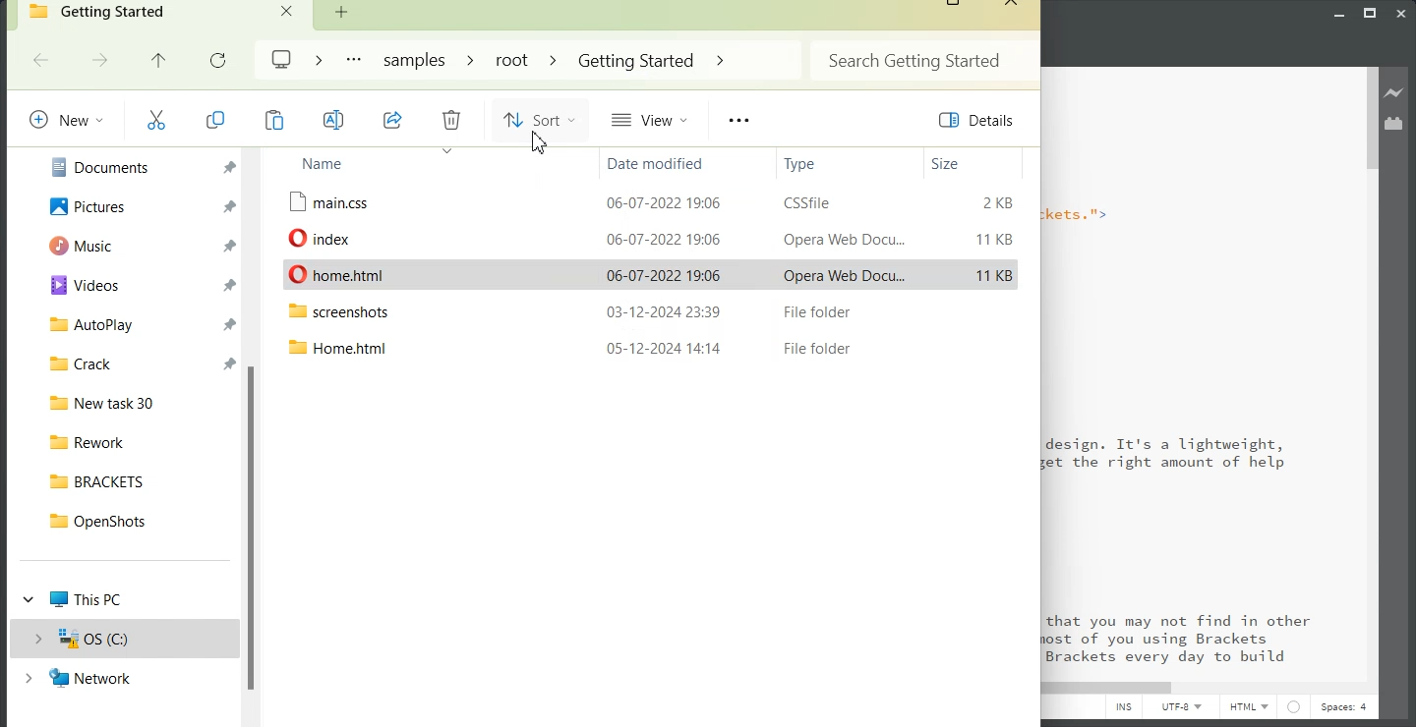 Image resolution: width=1416 pixels, height=727 pixels. What do you see at coordinates (220, 59) in the screenshot?
I see `Refresh` at bounding box center [220, 59].